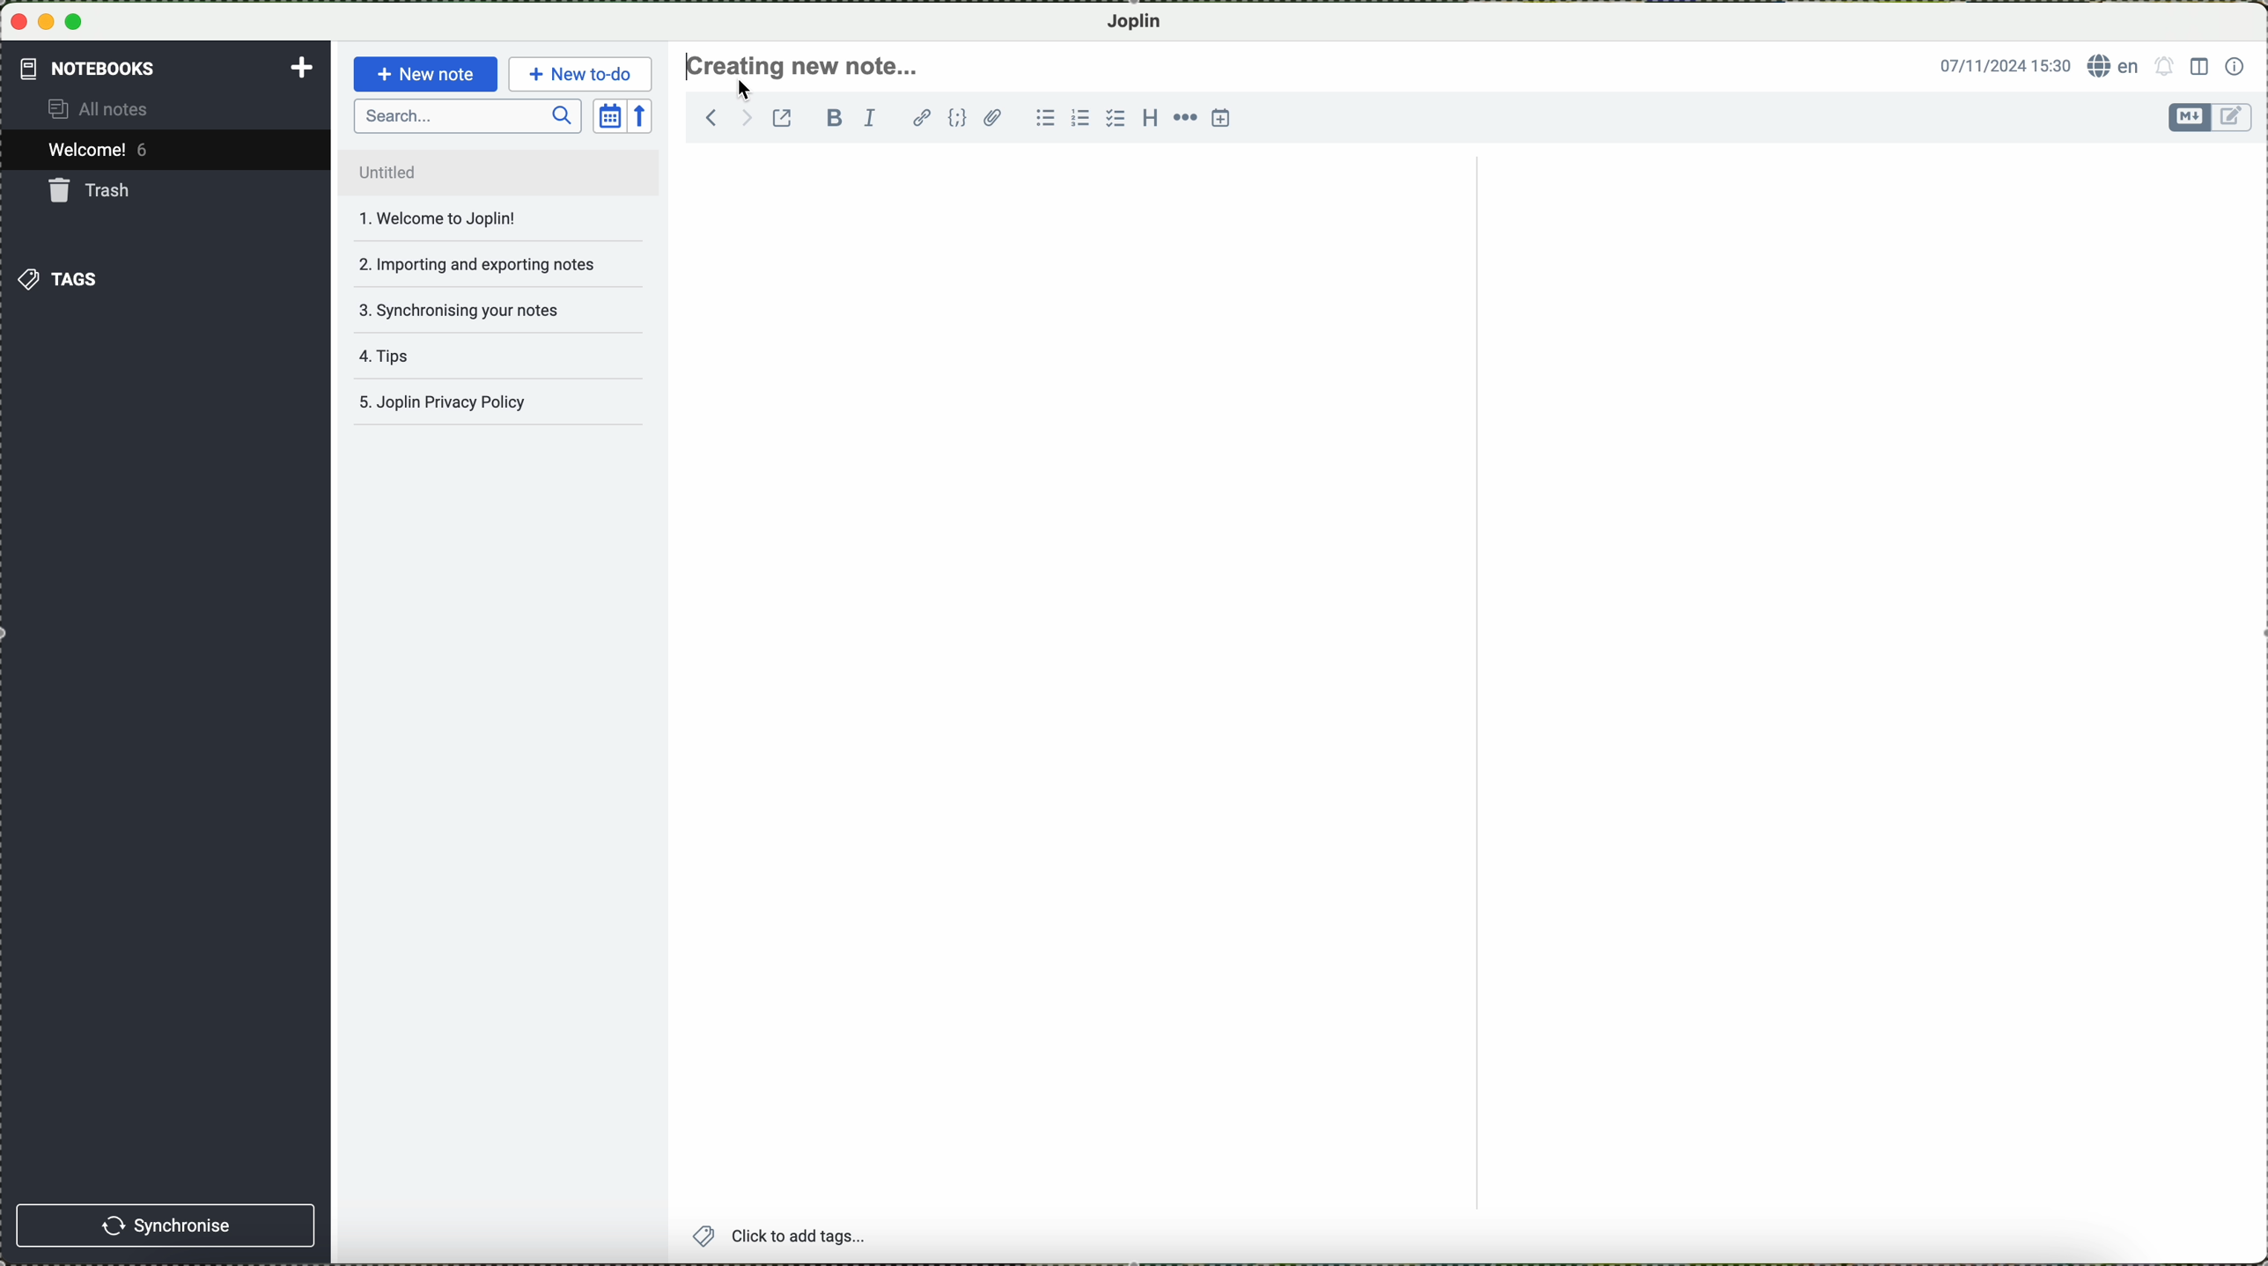 The width and height of the screenshot is (2268, 1266). Describe the element at coordinates (1183, 117) in the screenshot. I see `horizontal rule` at that location.